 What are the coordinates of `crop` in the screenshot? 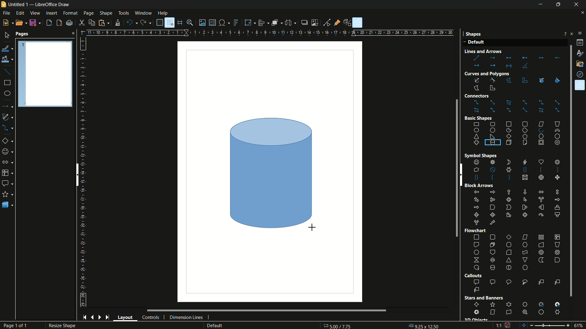 It's located at (314, 23).